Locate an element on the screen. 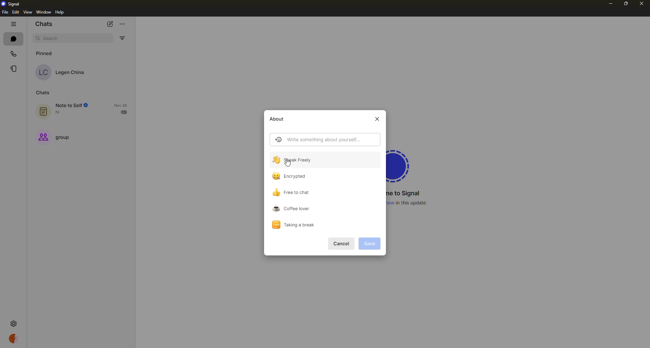 The image size is (650, 348). minimize is located at coordinates (608, 4).